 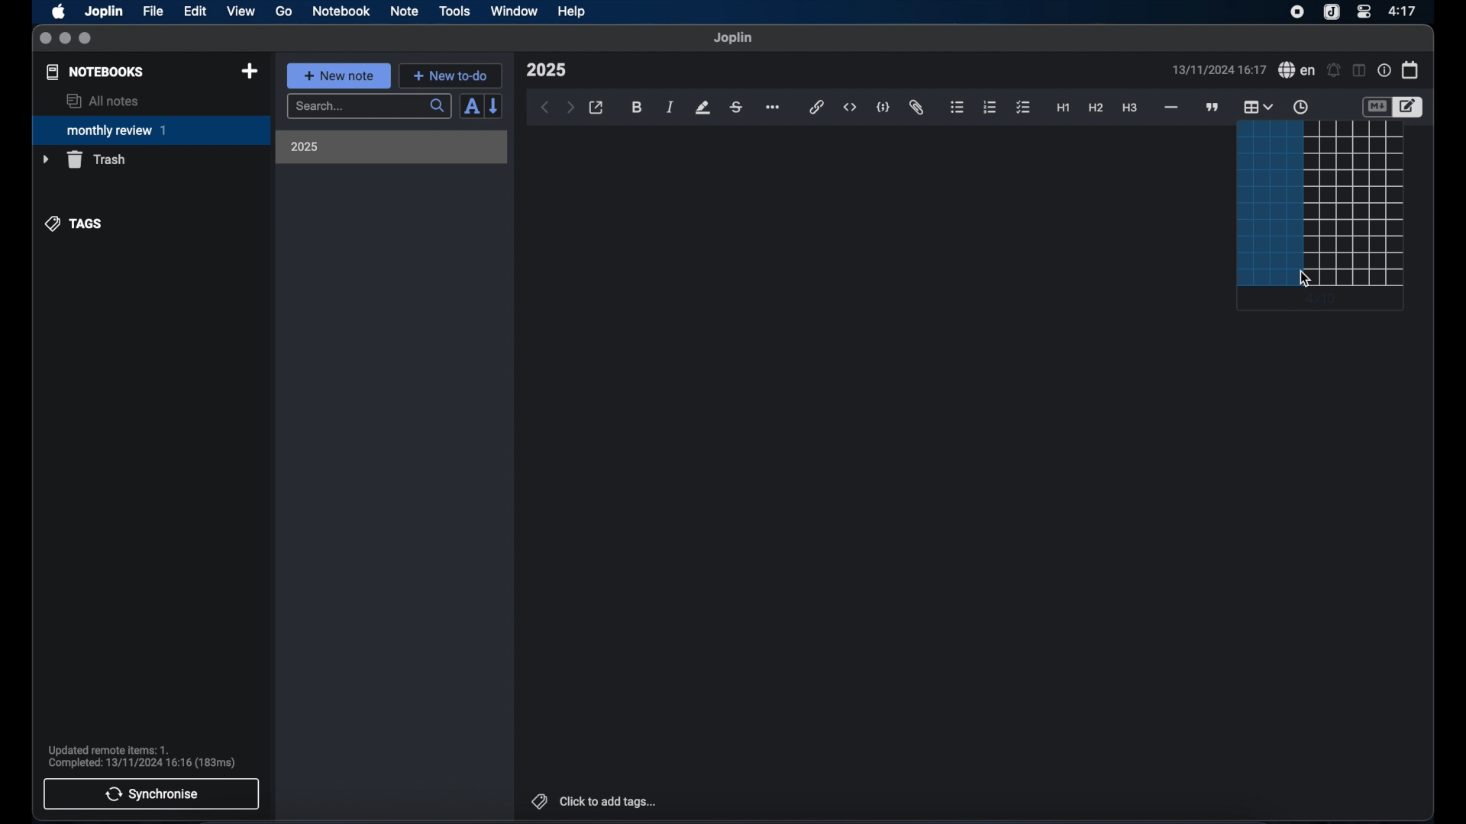 I want to click on block quotes, so click(x=1213, y=108).